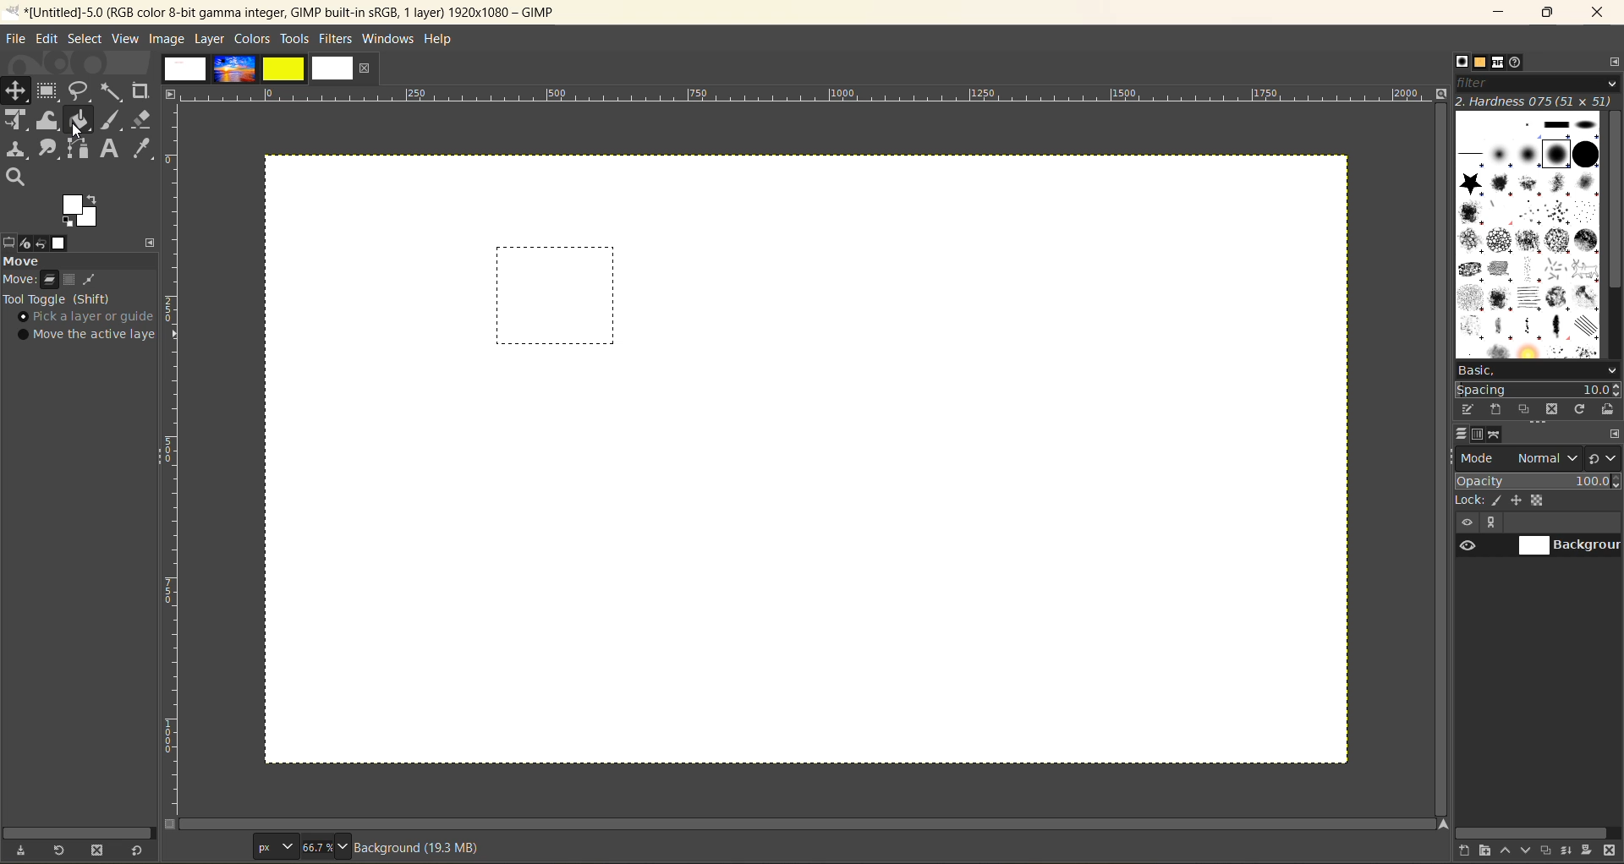 Image resolution: width=1624 pixels, height=864 pixels. Describe the element at coordinates (175, 462) in the screenshot. I see `scale` at that location.